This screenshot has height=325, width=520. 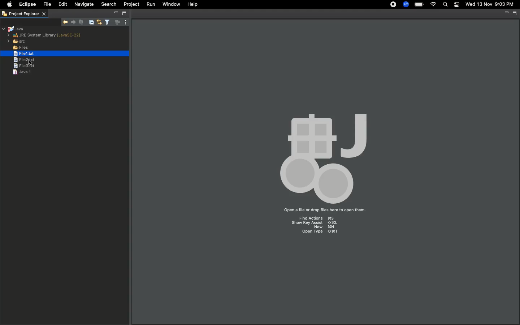 I want to click on Run, so click(x=150, y=4).